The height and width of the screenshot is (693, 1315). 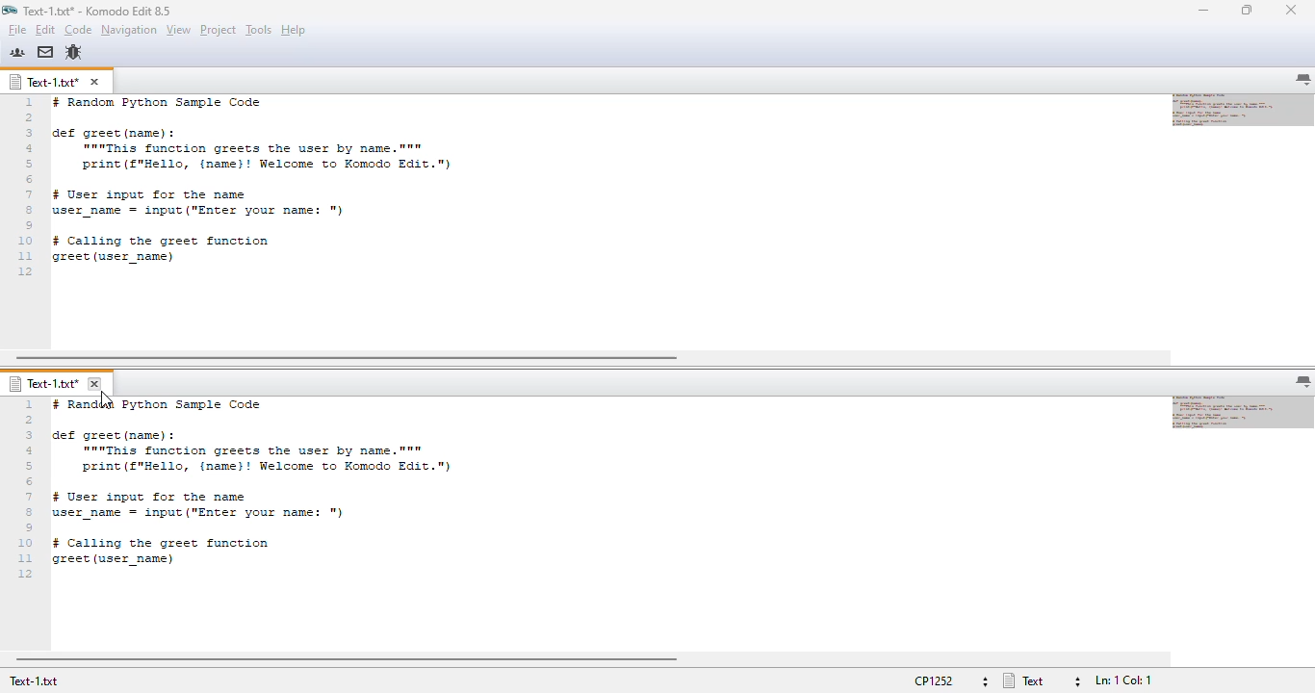 What do you see at coordinates (94, 83) in the screenshot?
I see `close tab` at bounding box center [94, 83].